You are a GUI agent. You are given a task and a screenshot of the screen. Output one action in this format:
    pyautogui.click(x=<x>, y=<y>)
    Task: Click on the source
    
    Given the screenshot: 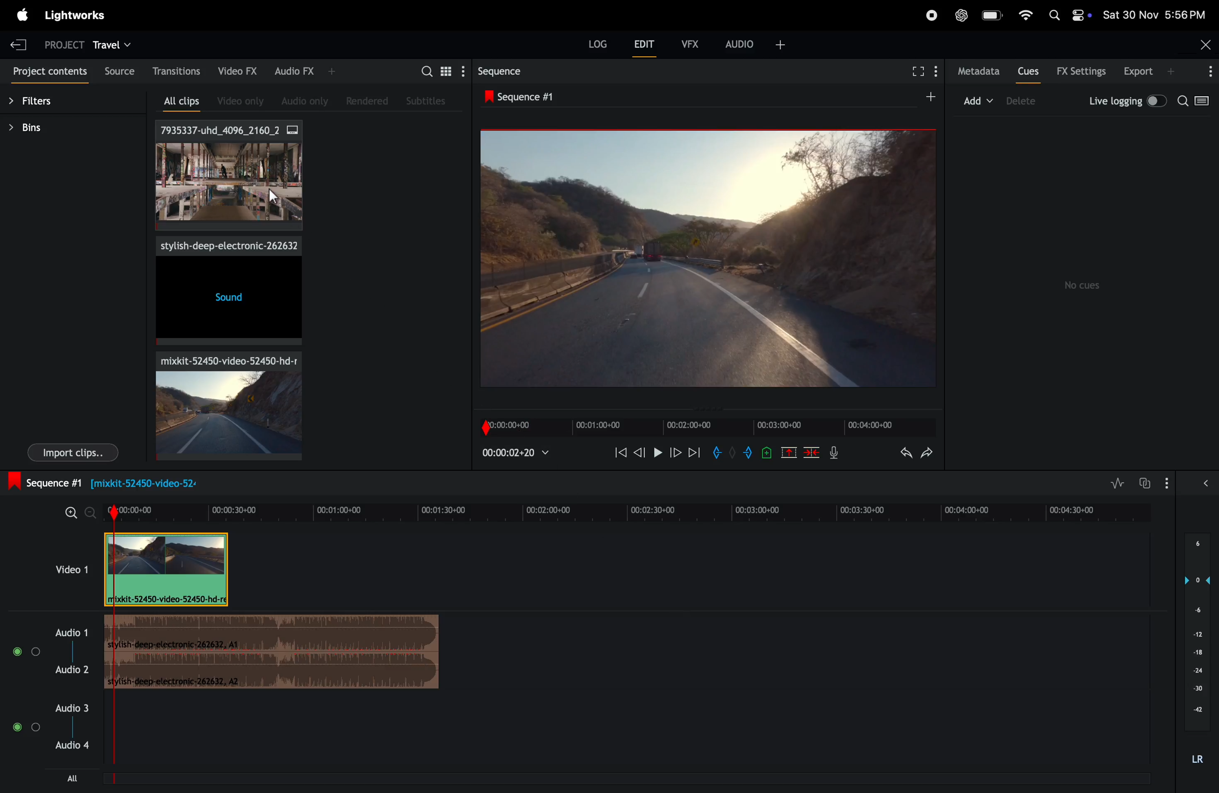 What is the action you would take?
    pyautogui.click(x=118, y=69)
    